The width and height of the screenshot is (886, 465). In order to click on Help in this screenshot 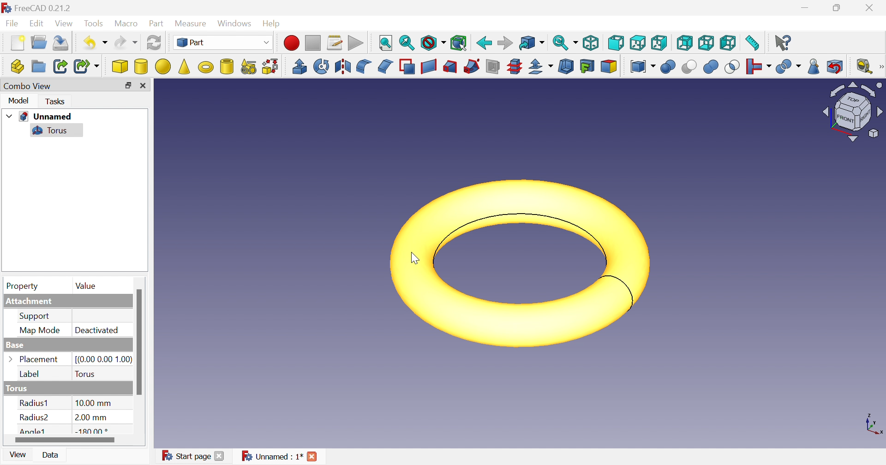, I will do `click(272, 24)`.